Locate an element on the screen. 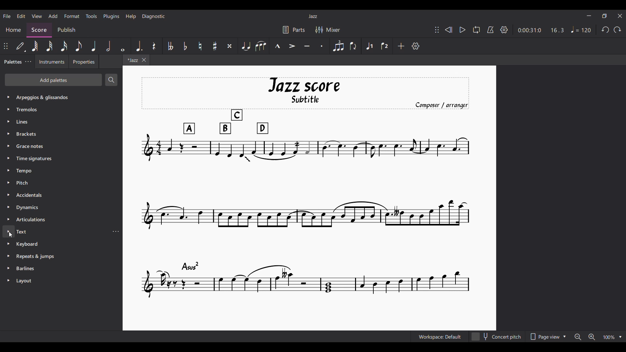 The image size is (626, 352). Staccato is located at coordinates (322, 46).